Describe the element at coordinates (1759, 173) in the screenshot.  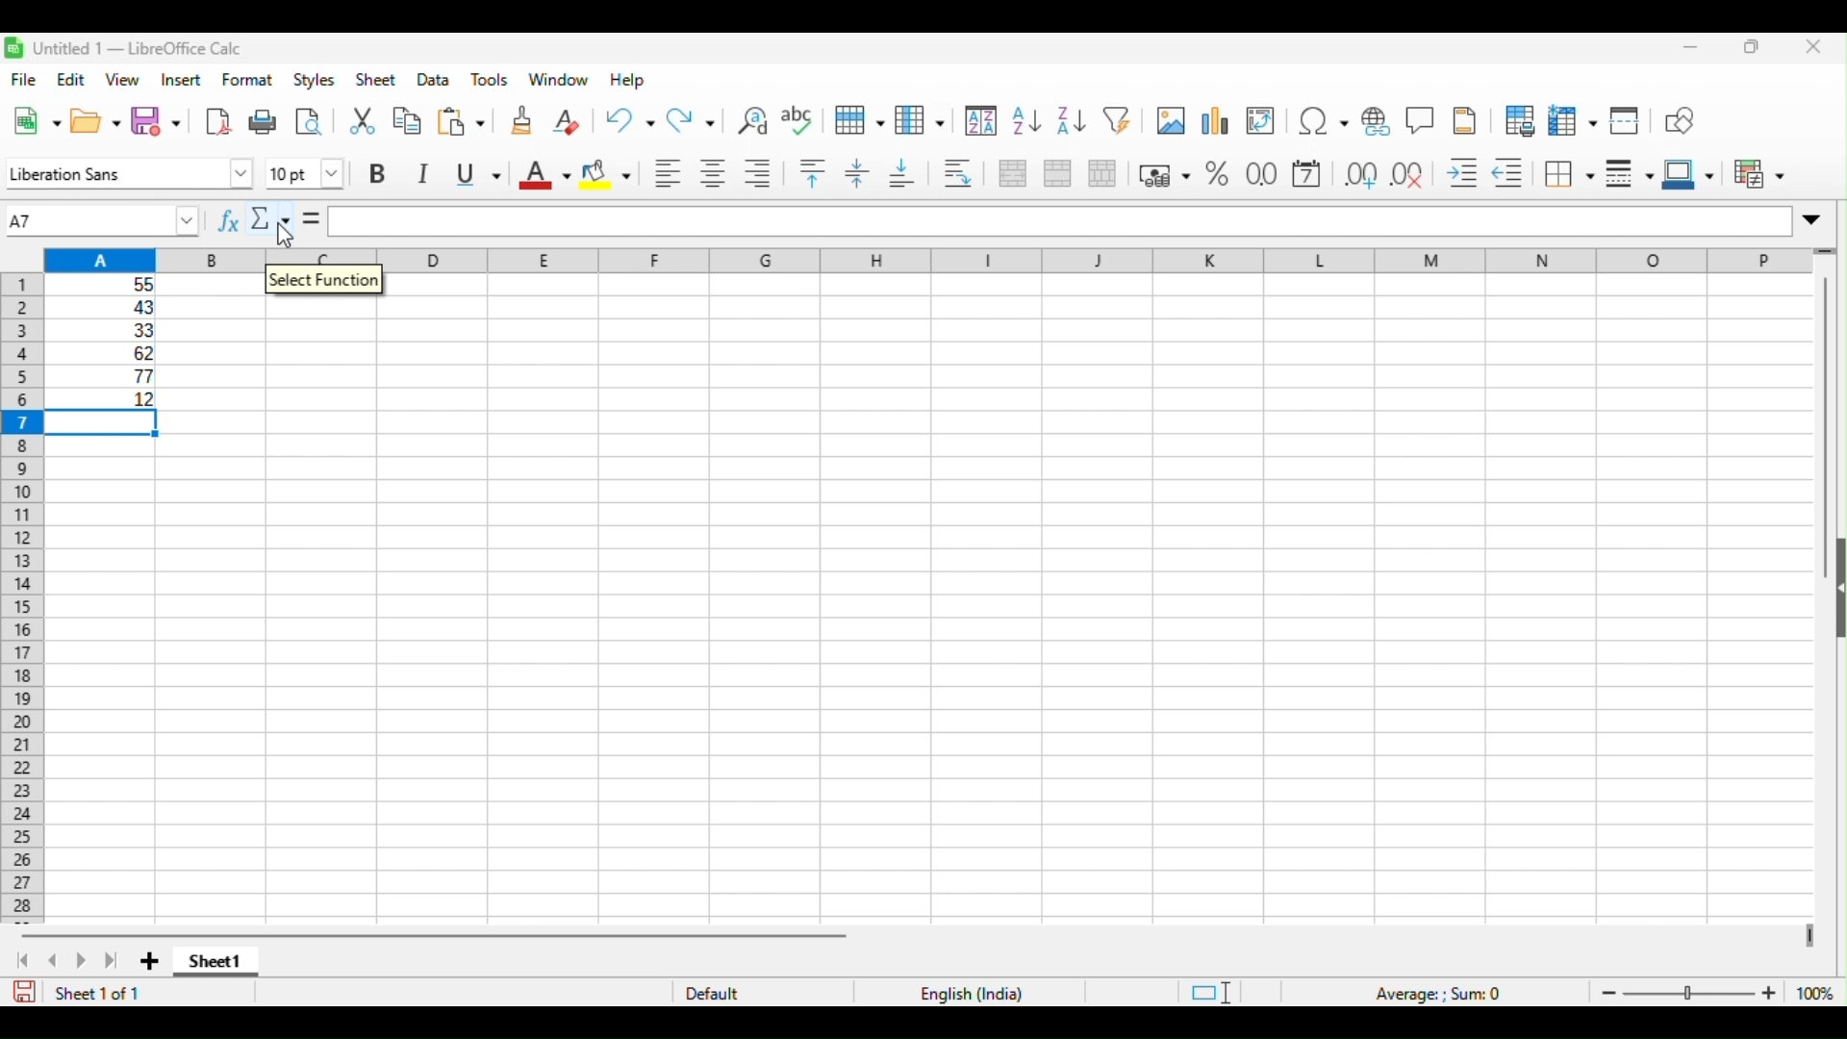
I see `conditional` at that location.